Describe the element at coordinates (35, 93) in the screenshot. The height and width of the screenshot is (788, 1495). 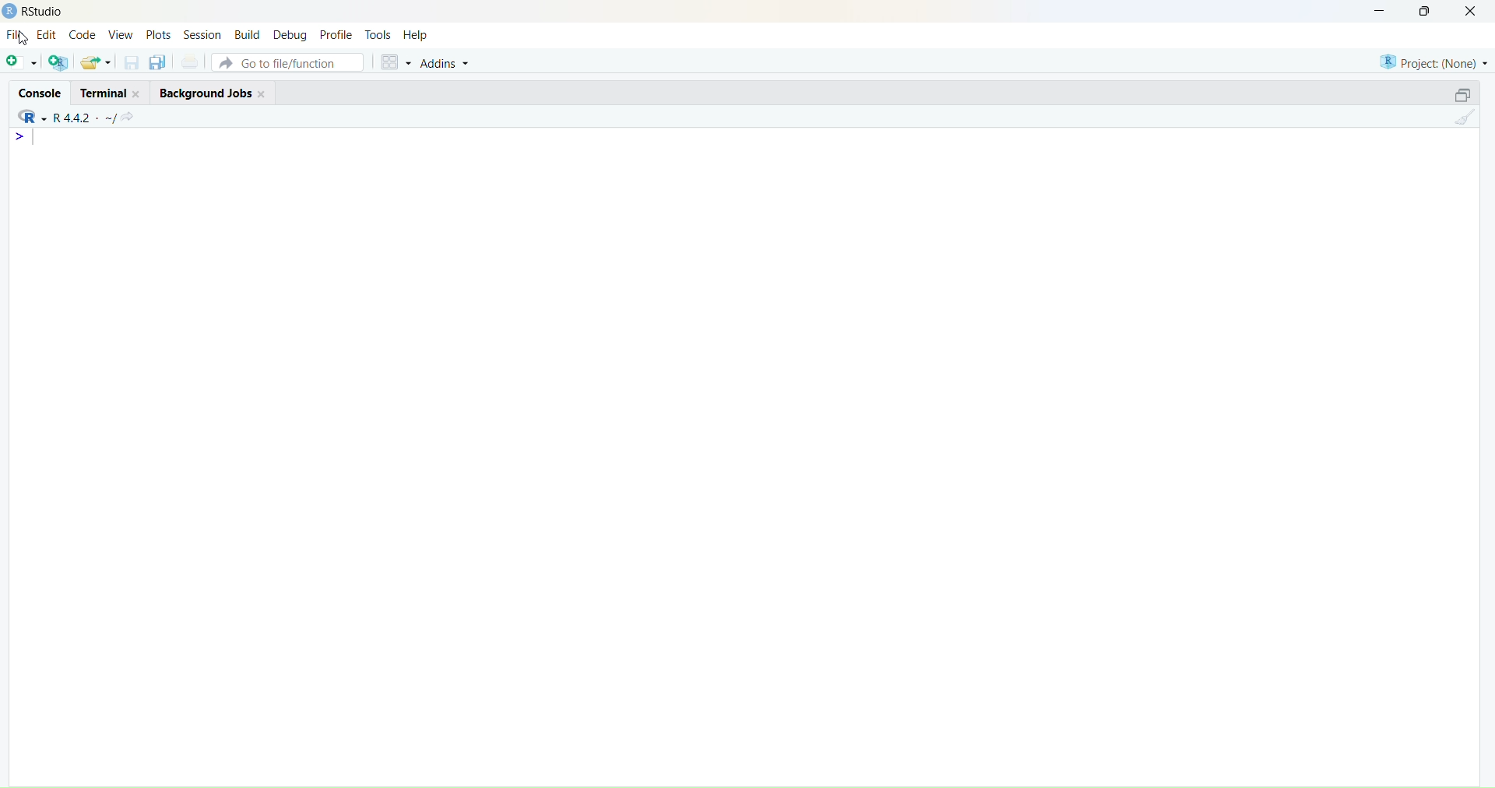
I see `Console` at that location.